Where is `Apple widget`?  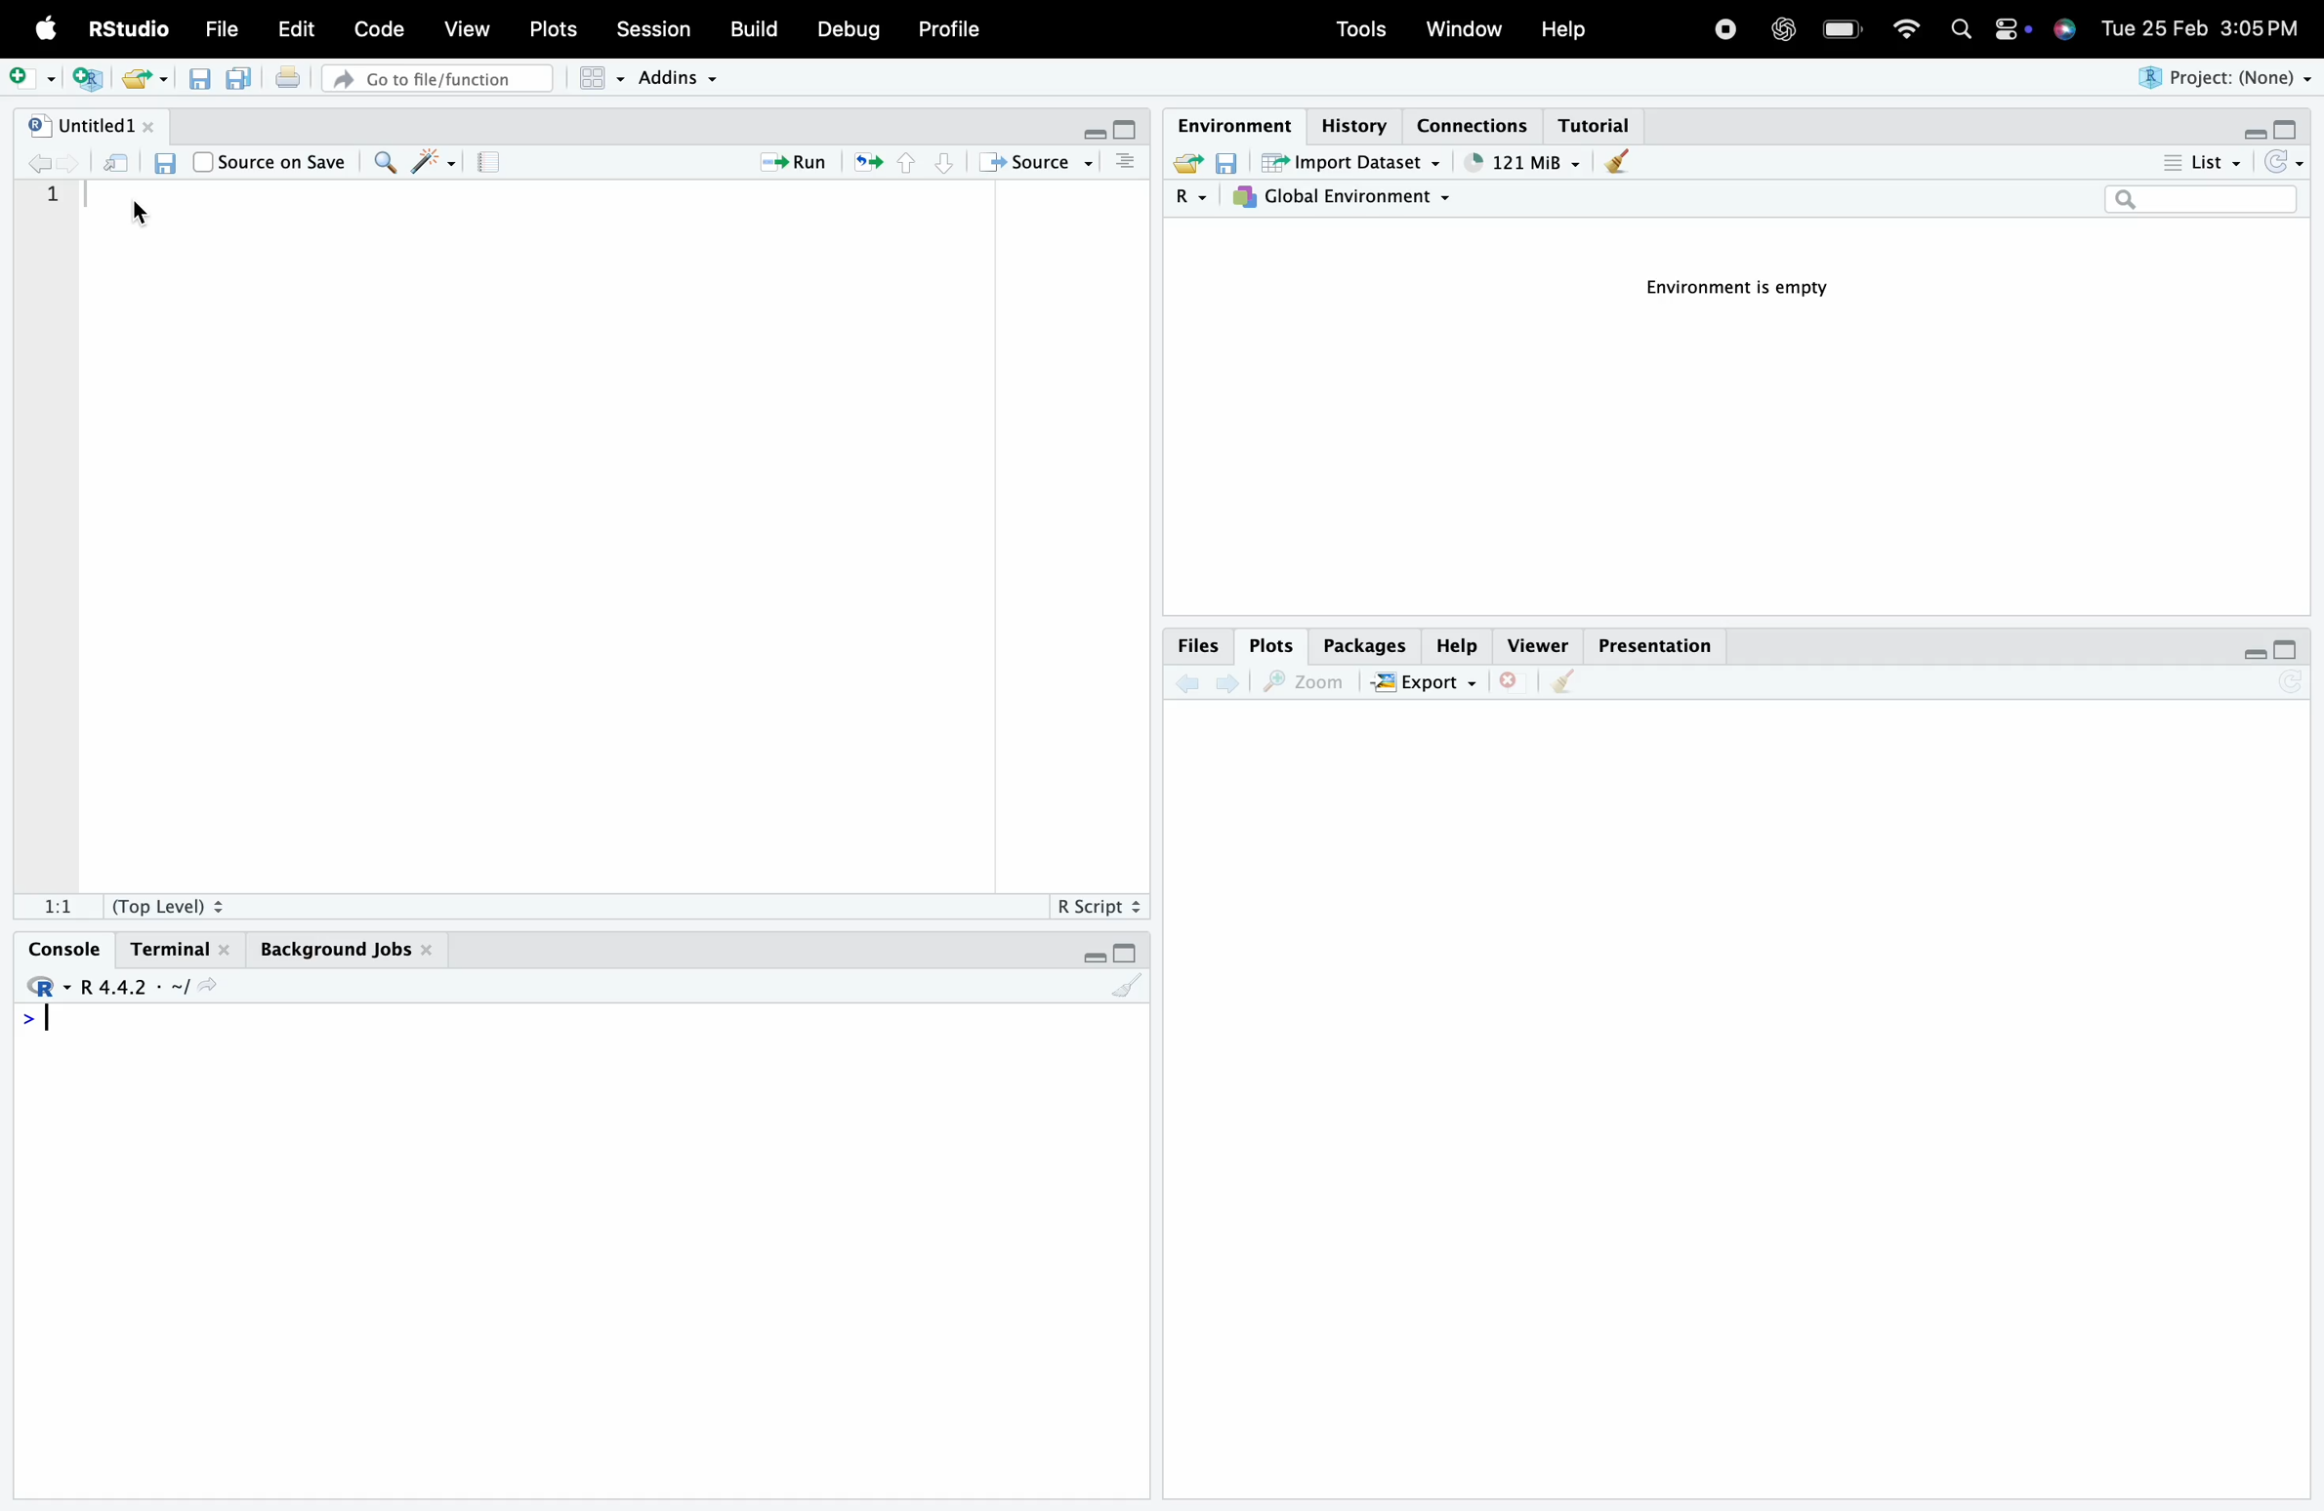
Apple widget is located at coordinates (2013, 30).